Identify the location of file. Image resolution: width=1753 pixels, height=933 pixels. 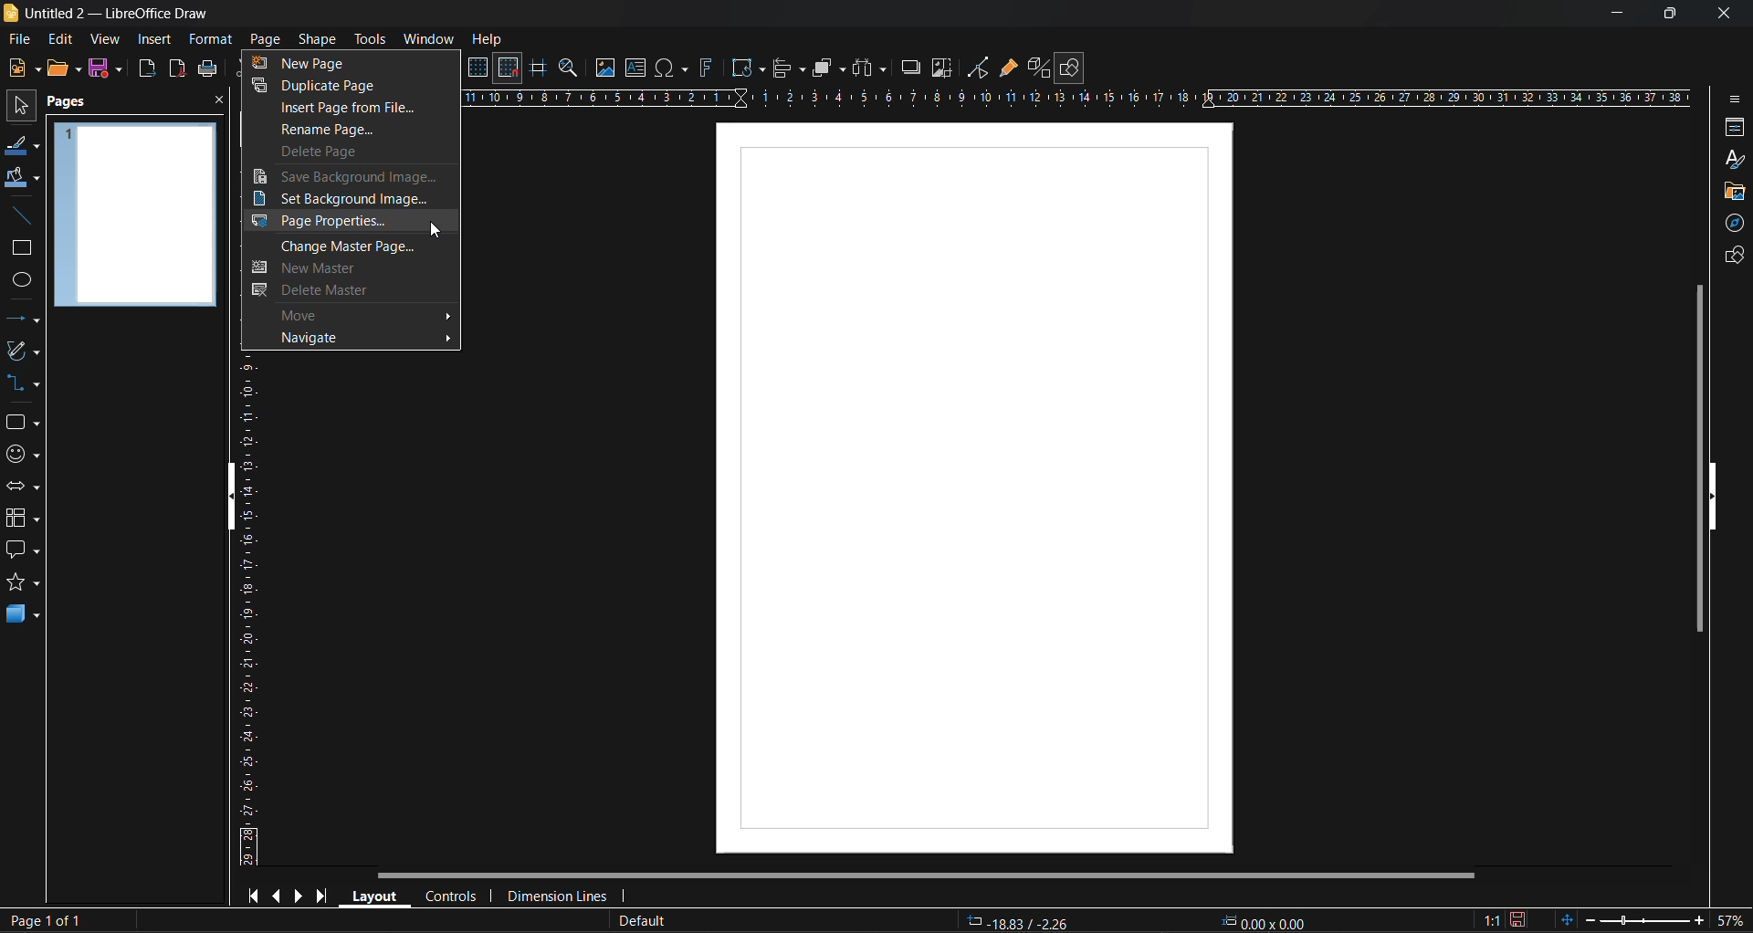
(22, 39).